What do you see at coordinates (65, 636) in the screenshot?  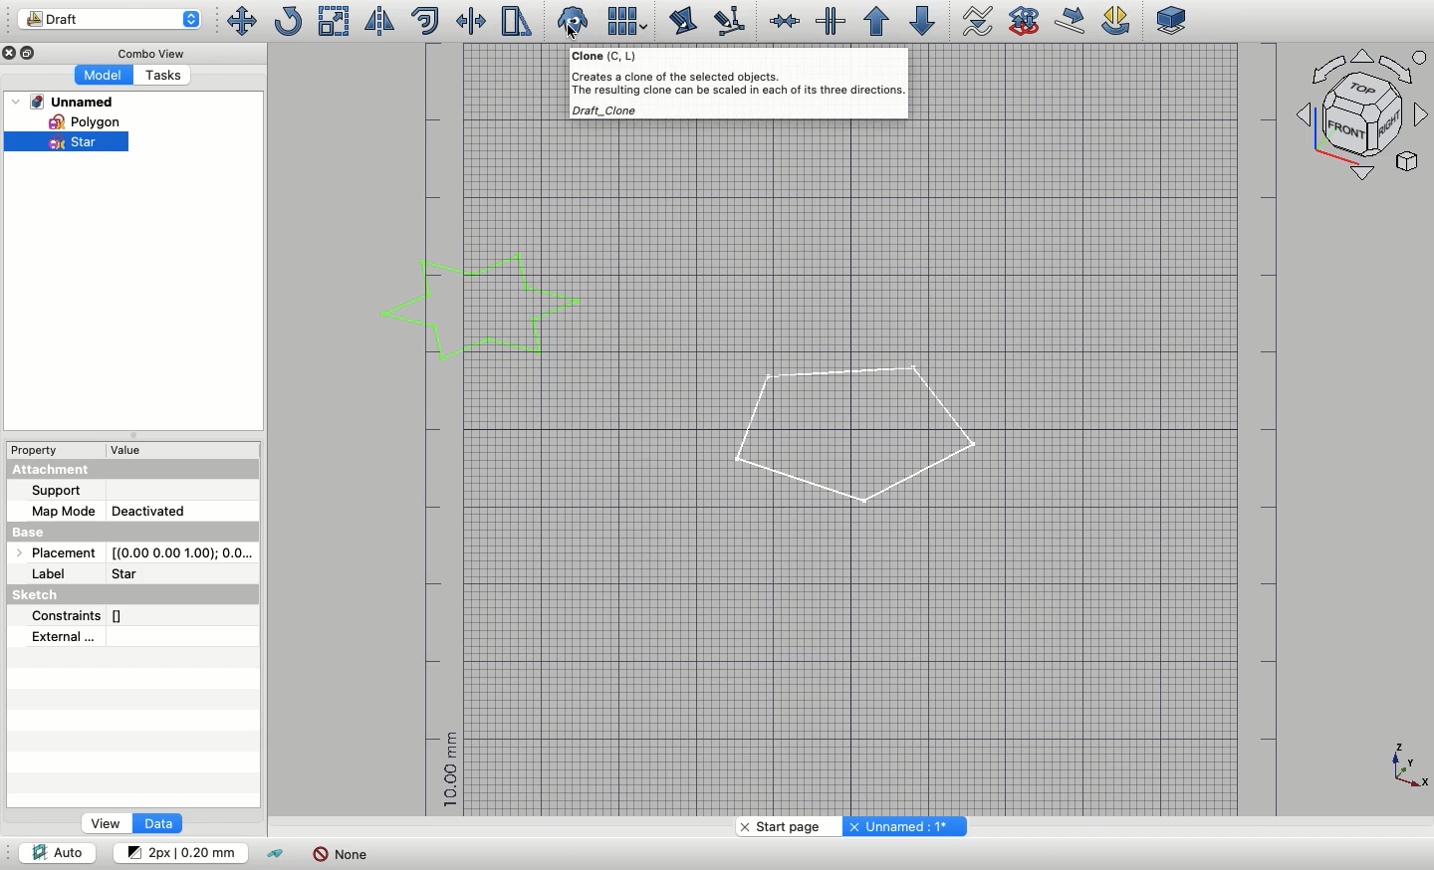 I see `External` at bounding box center [65, 636].